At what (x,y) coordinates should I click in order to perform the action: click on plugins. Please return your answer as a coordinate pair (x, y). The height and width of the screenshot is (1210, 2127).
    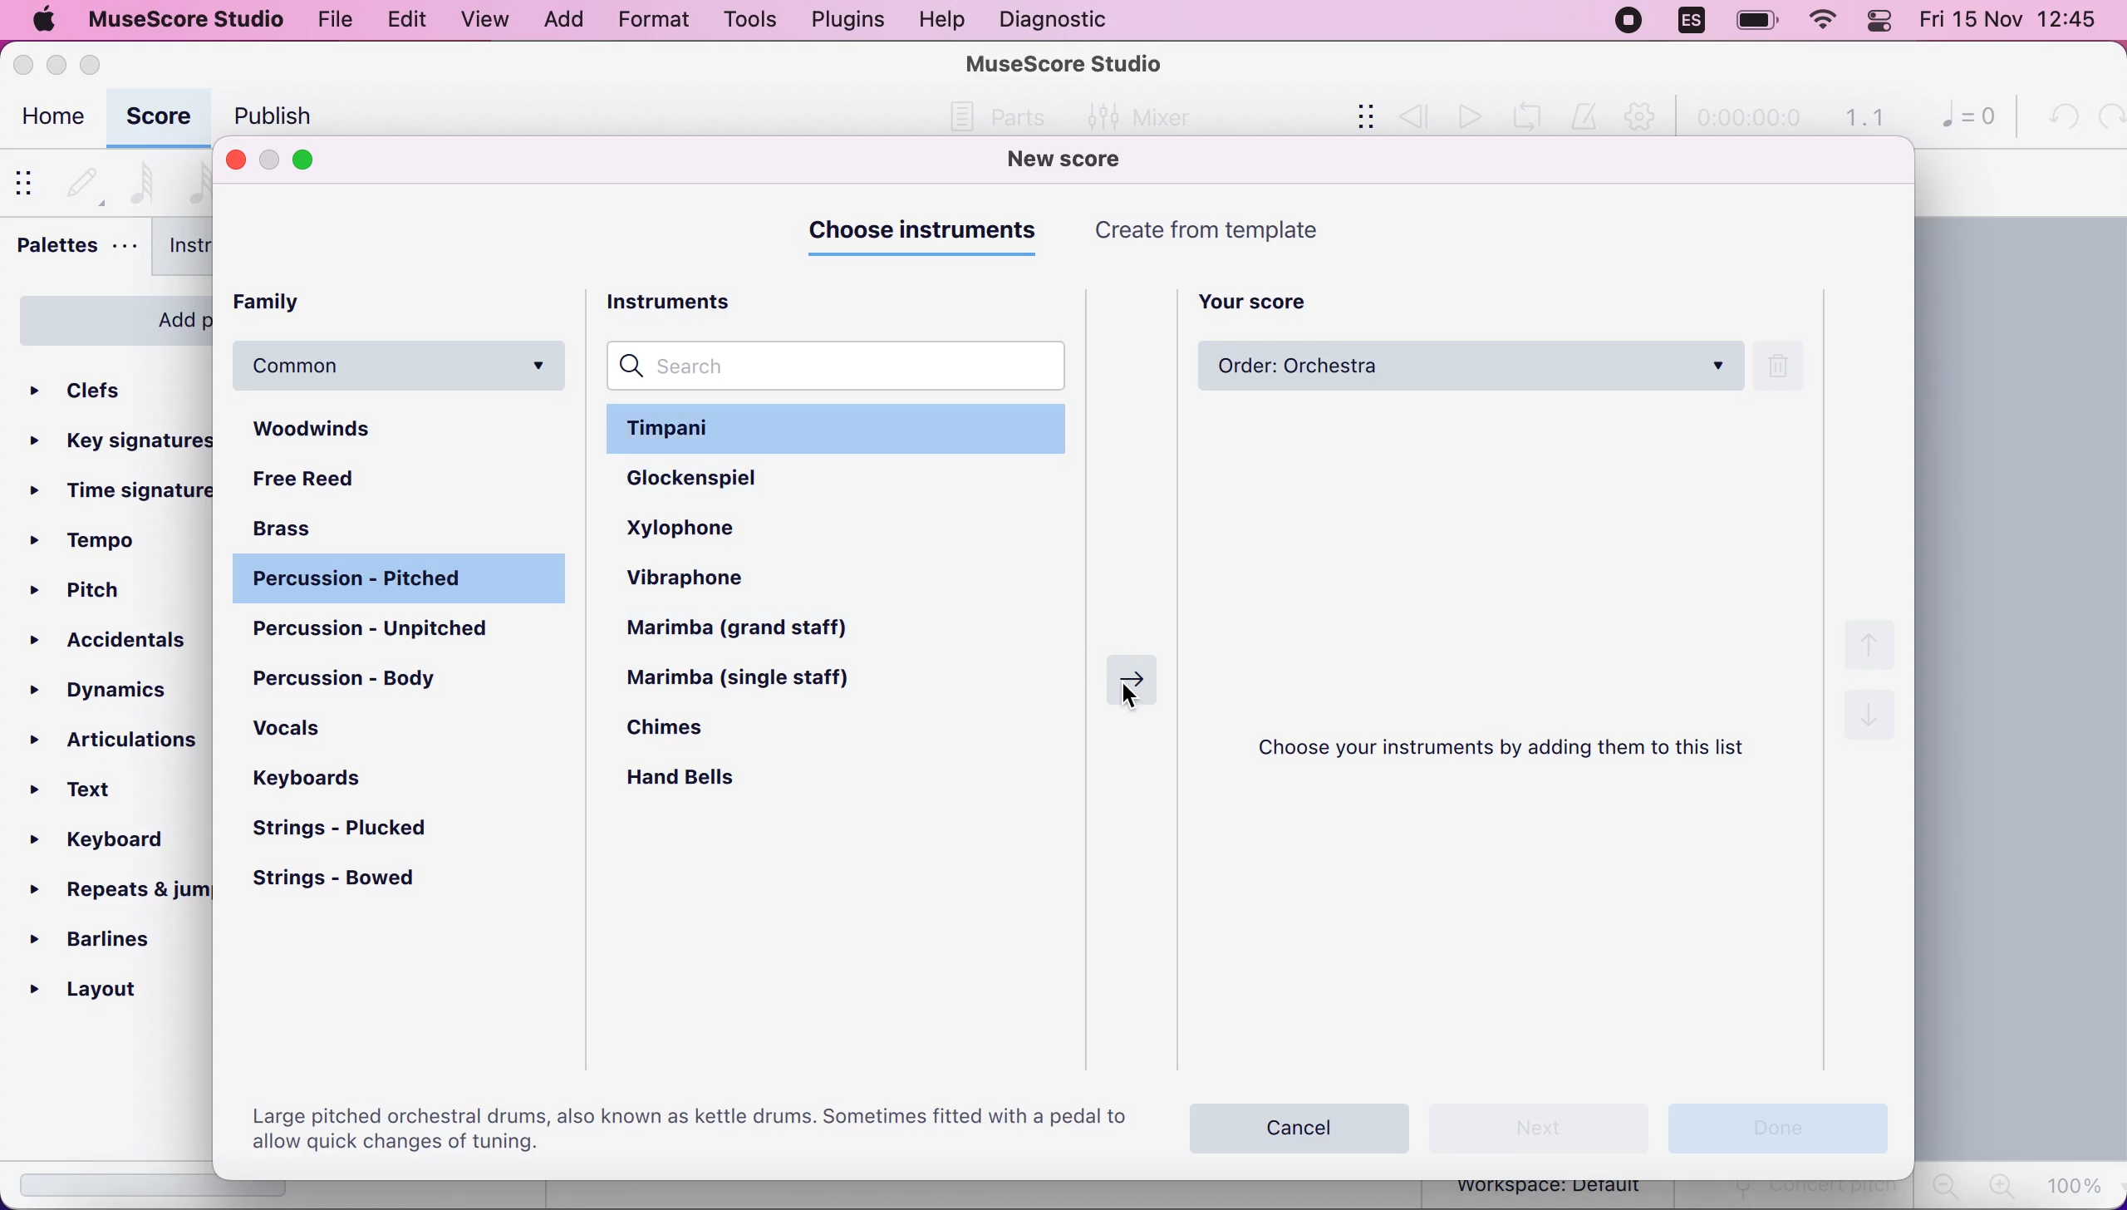
    Looking at the image, I should click on (846, 20).